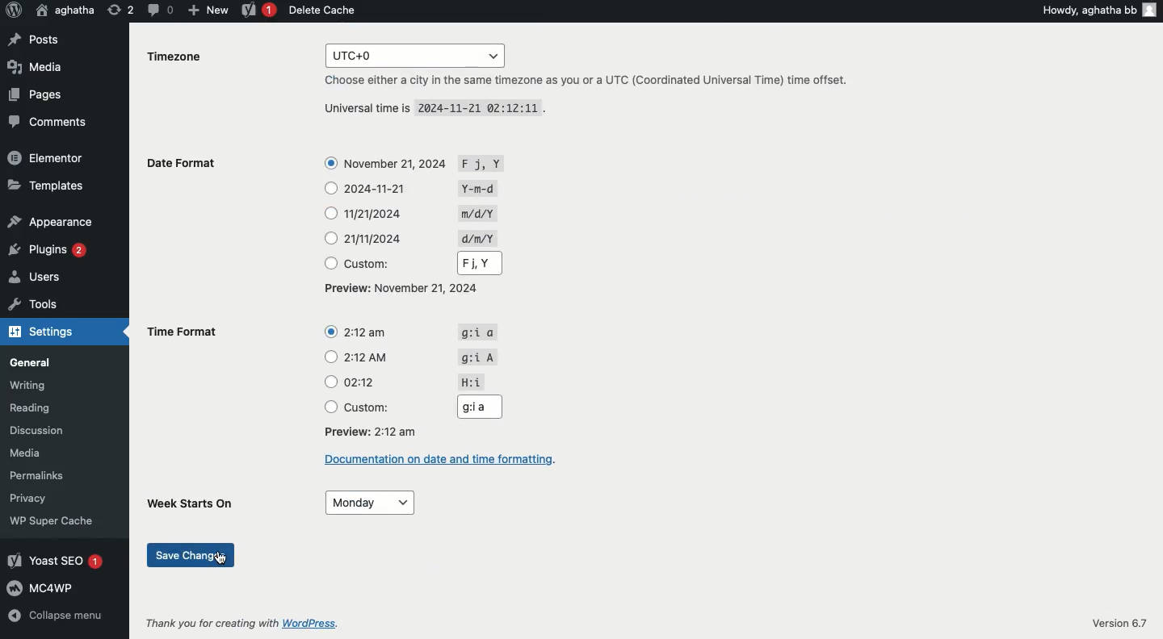 This screenshot has width=1163, height=639. Describe the element at coordinates (48, 156) in the screenshot. I see `Elementor` at that location.